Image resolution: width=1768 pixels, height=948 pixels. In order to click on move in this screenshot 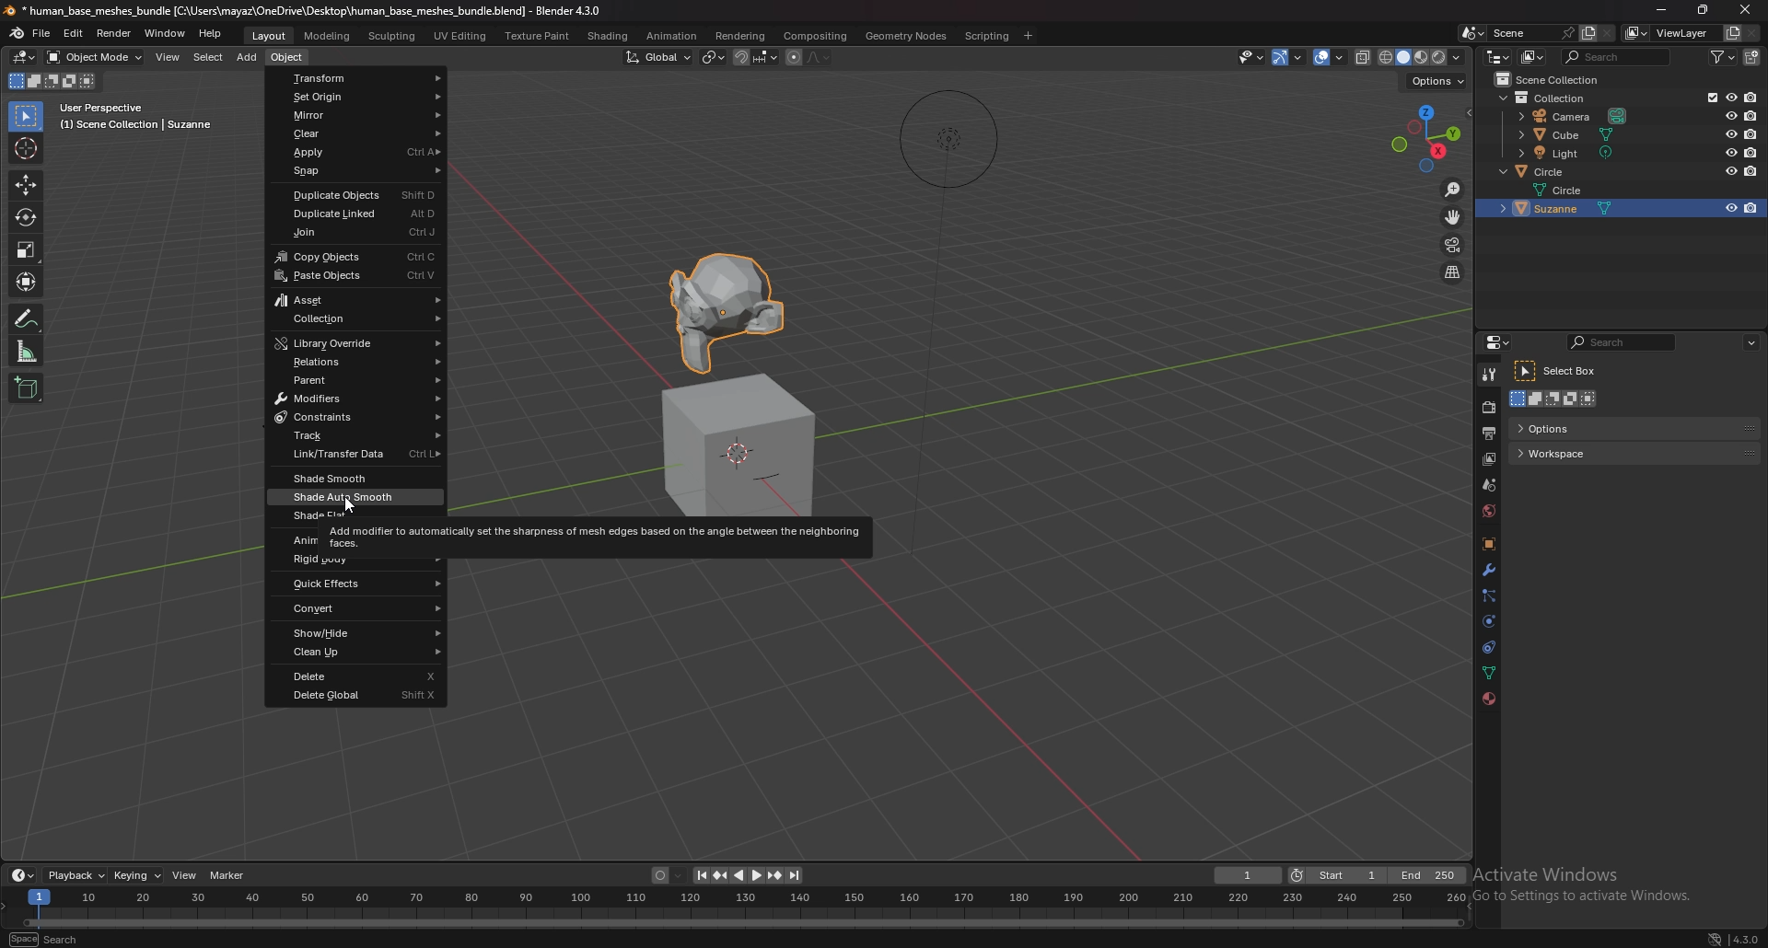, I will do `click(1453, 216)`.